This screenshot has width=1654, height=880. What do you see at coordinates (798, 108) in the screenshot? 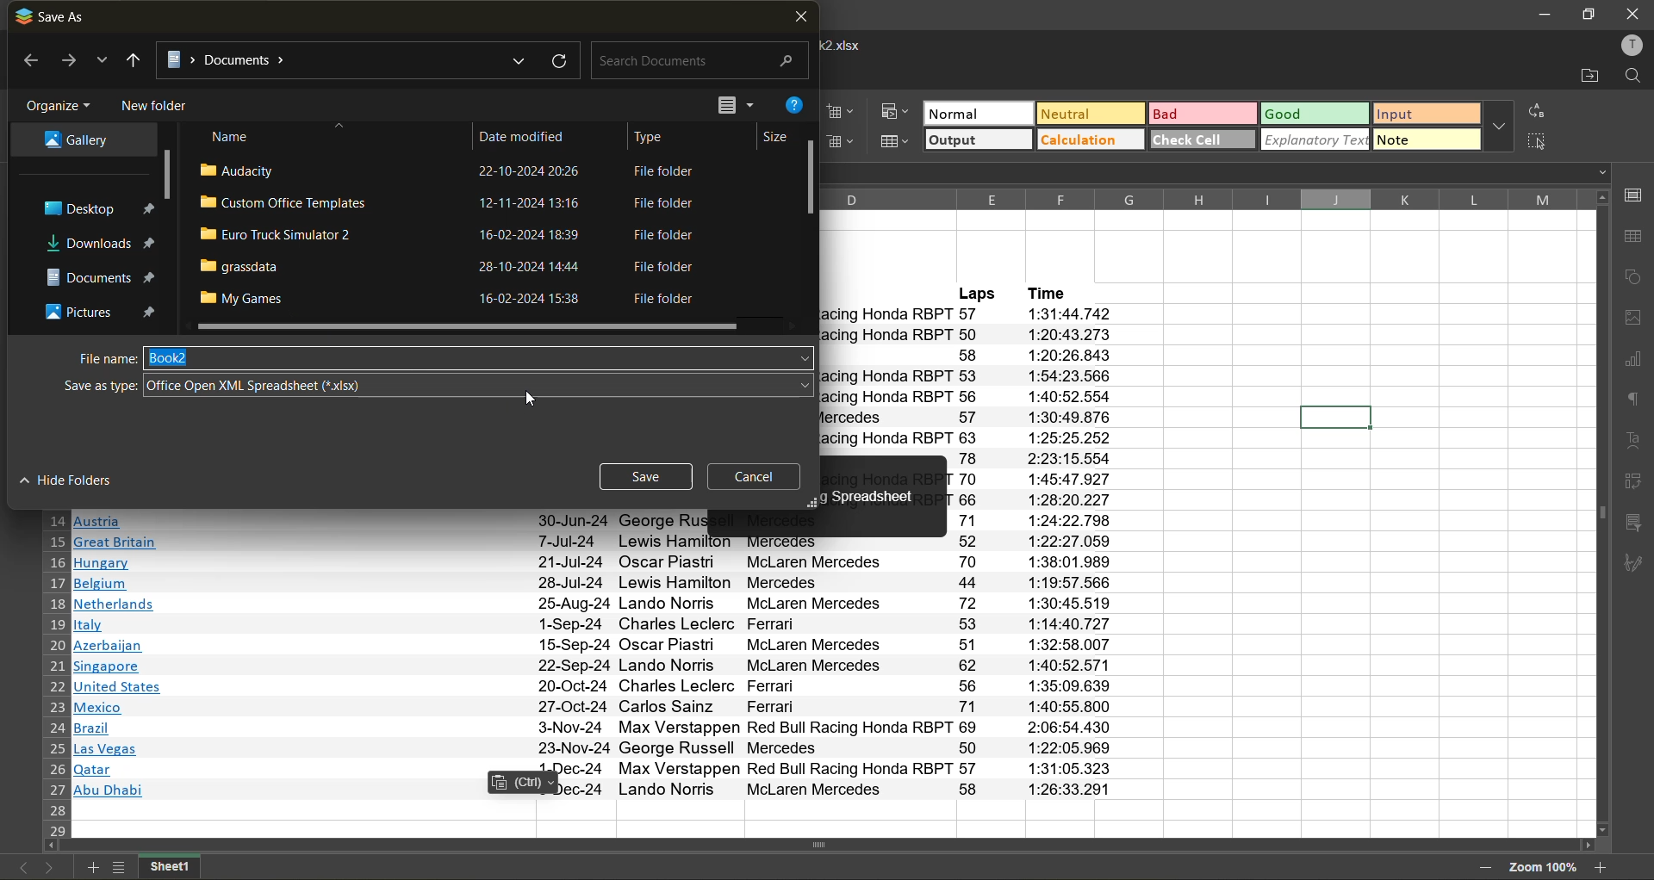
I see `help` at bounding box center [798, 108].